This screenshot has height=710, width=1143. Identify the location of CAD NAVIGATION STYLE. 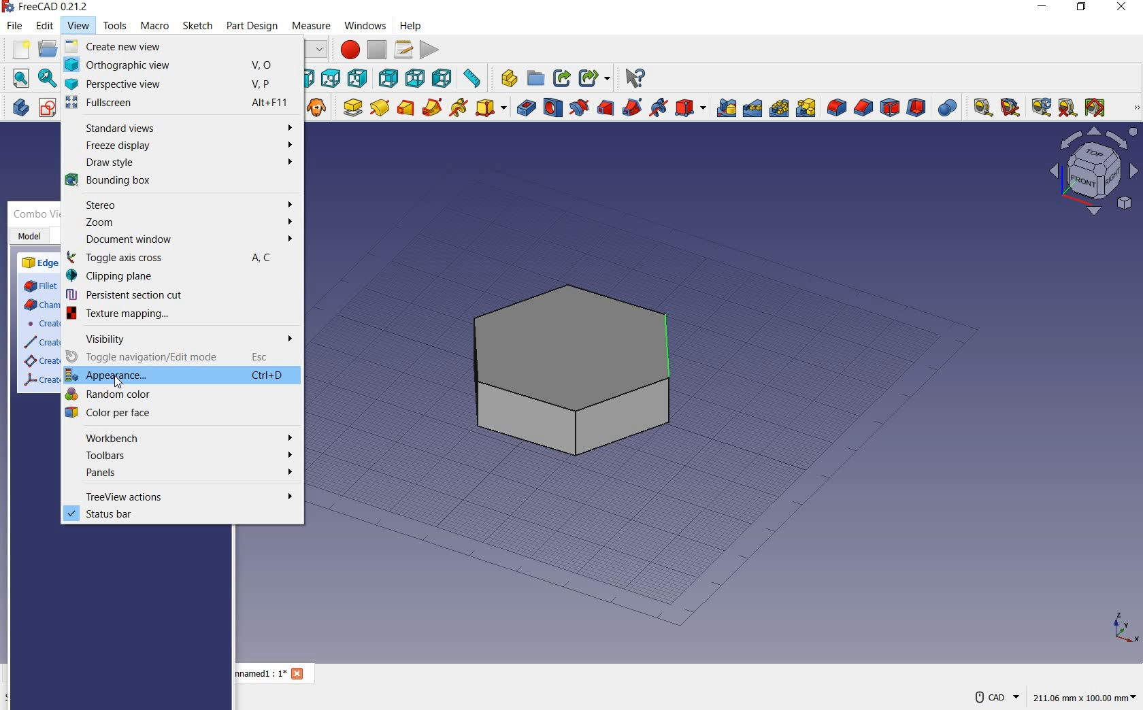
(993, 697).